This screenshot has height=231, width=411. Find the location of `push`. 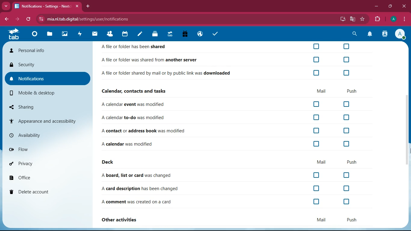

push is located at coordinates (350, 91).